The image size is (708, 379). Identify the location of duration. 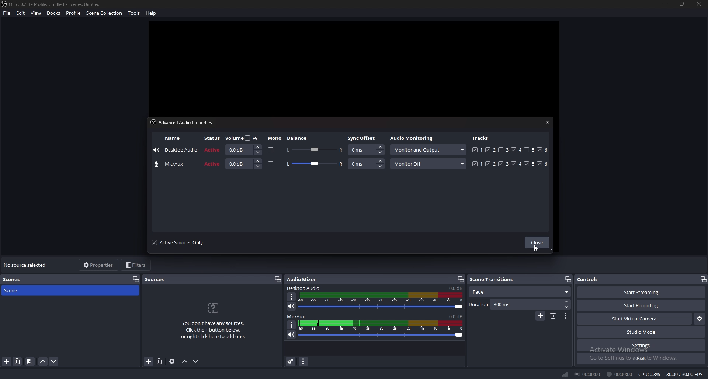
(515, 305).